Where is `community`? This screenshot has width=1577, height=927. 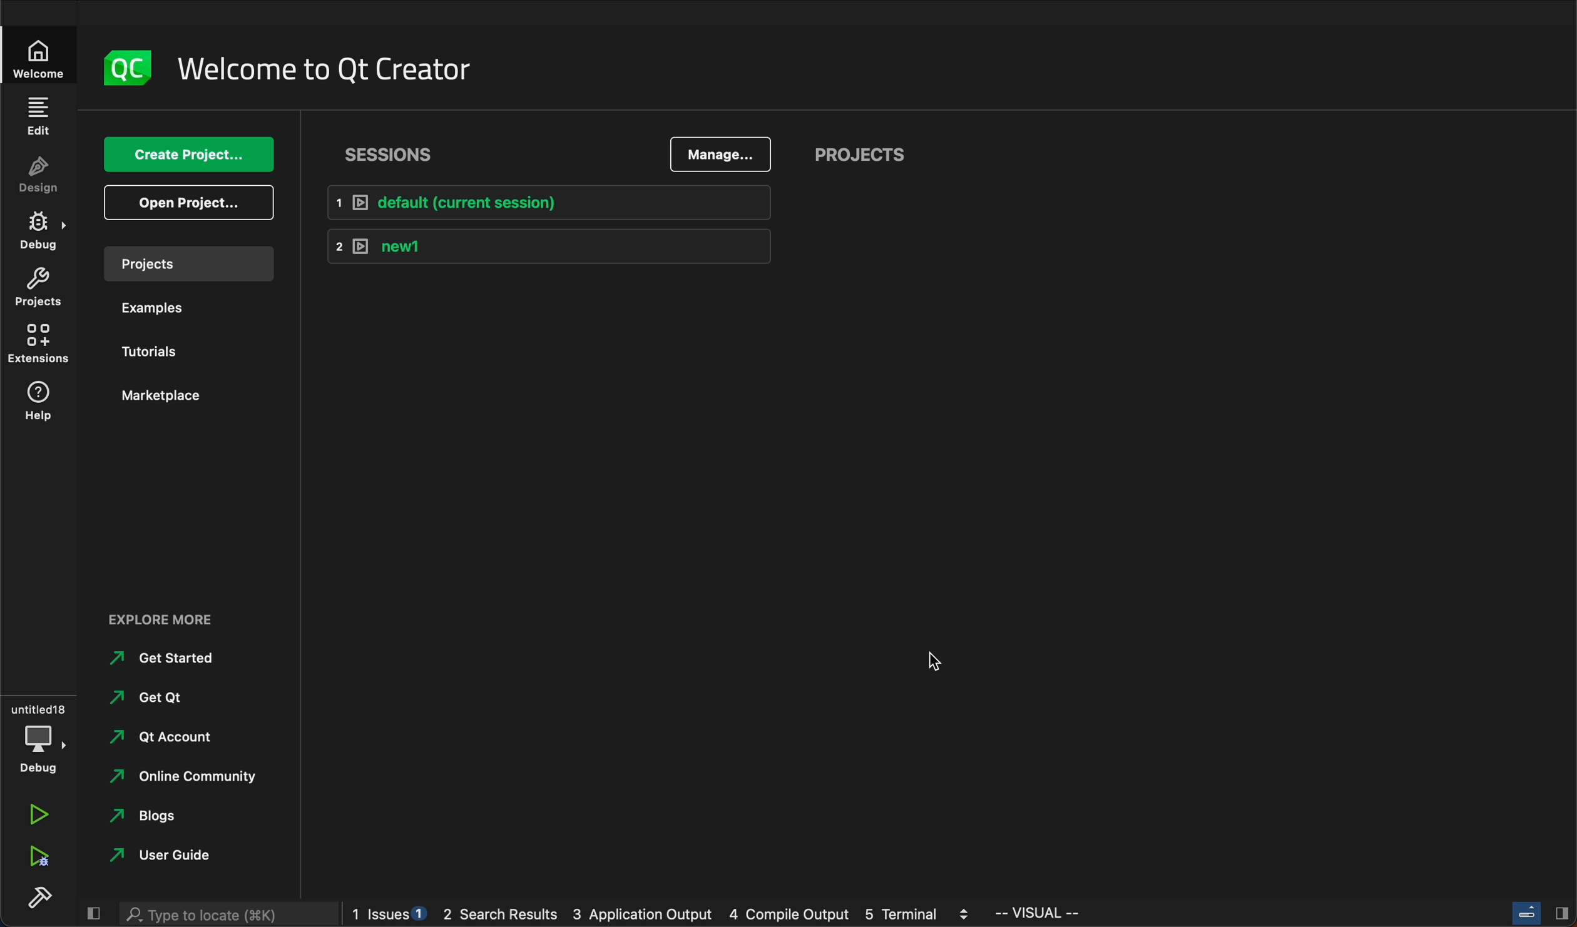
community is located at coordinates (188, 778).